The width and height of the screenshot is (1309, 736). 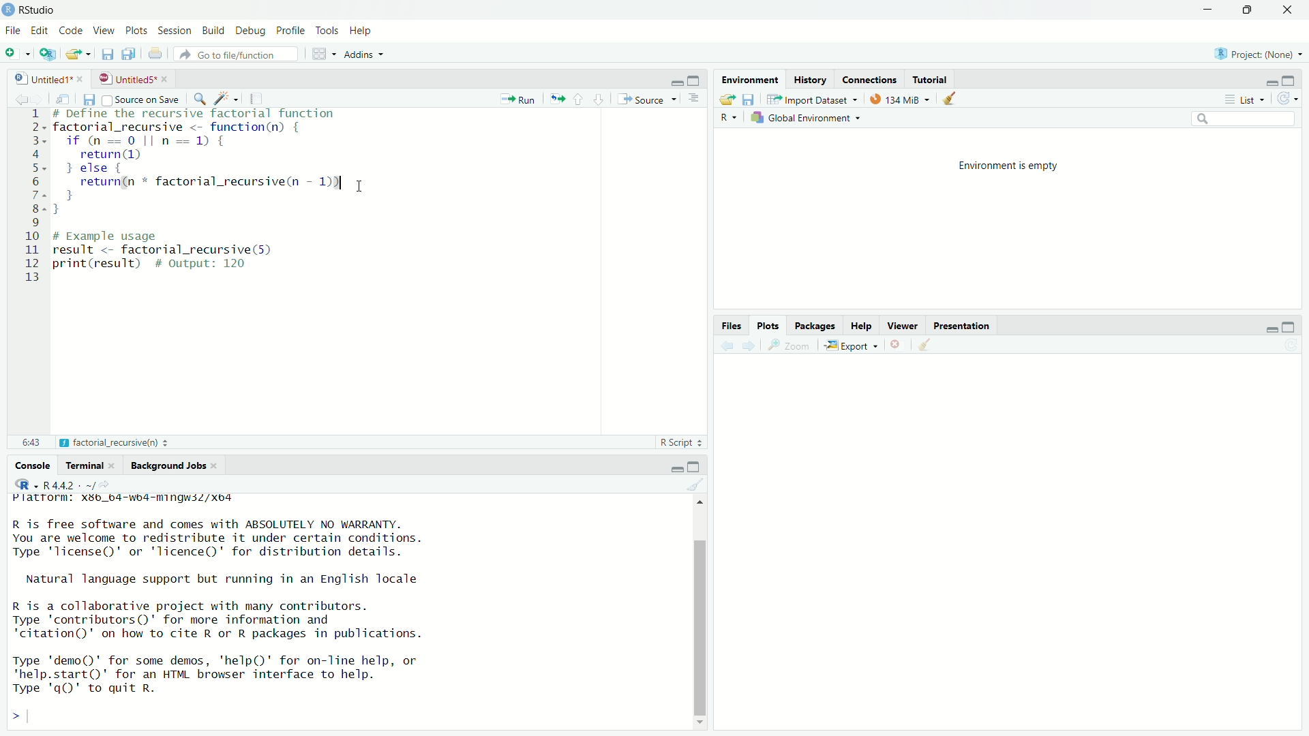 What do you see at coordinates (702, 625) in the screenshot?
I see `Scrollbar` at bounding box center [702, 625].